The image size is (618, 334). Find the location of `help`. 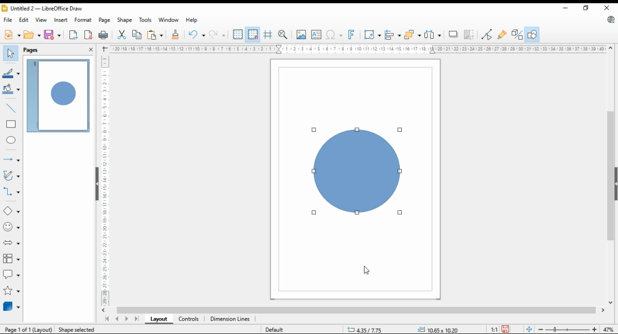

help is located at coordinates (193, 20).